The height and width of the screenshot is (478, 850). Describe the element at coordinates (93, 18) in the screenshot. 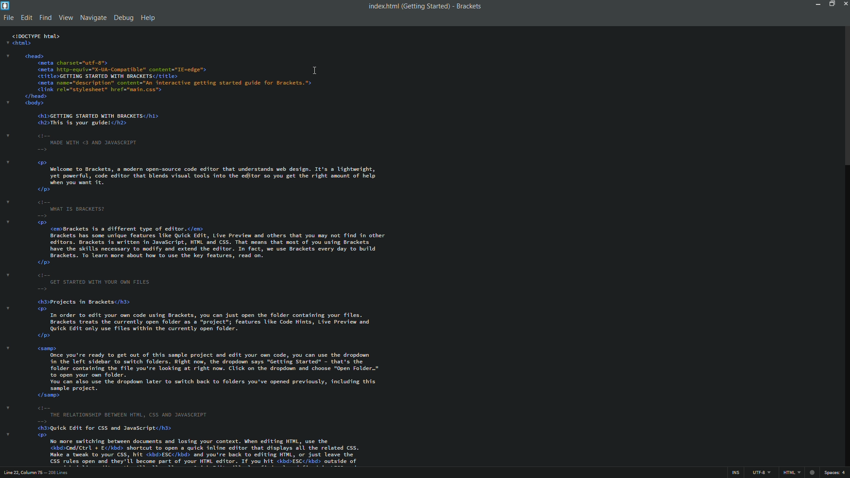

I see `navigate` at that location.